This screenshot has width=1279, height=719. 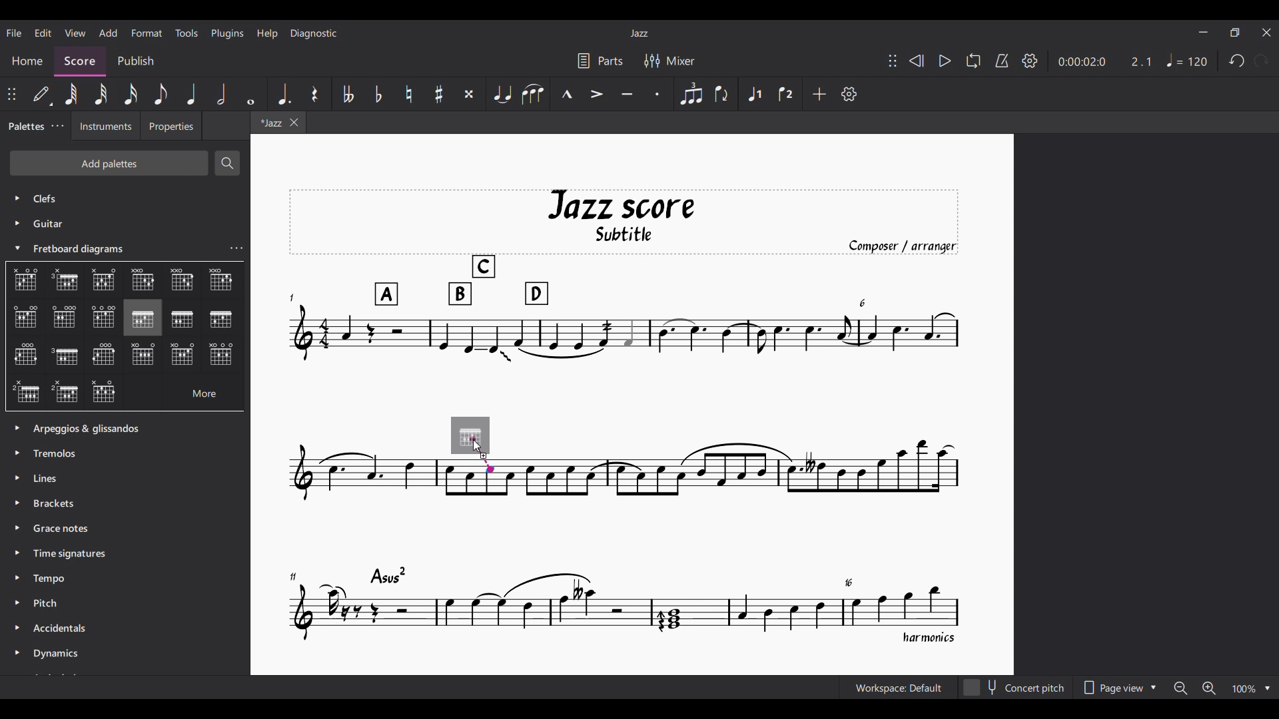 I want to click on Play, so click(x=946, y=61).